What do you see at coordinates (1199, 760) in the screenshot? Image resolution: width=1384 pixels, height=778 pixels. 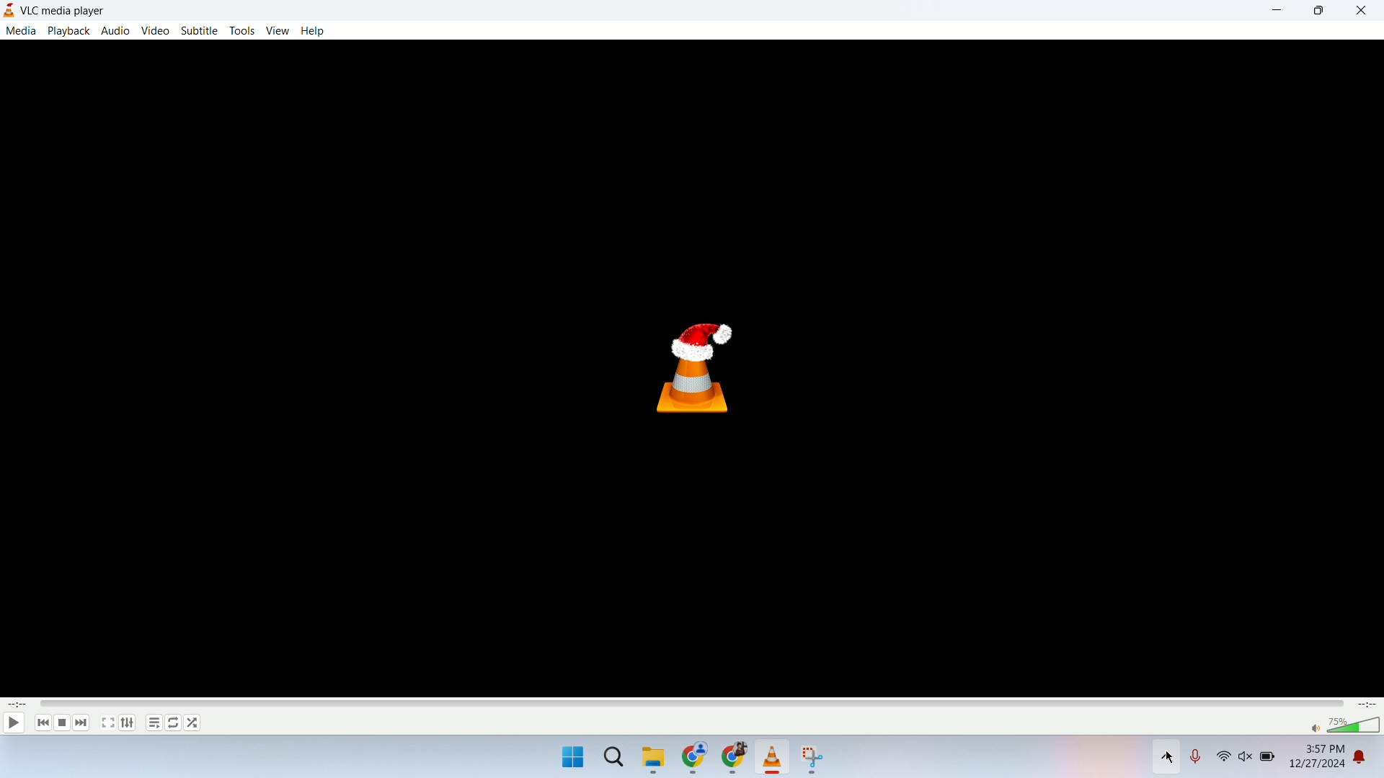 I see `microphone` at bounding box center [1199, 760].